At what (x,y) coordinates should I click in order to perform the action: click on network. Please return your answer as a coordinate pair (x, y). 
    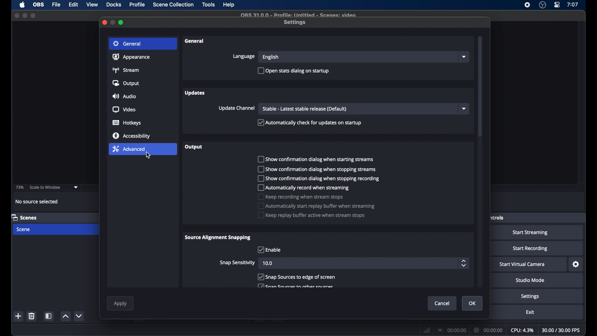
    Looking at the image, I should click on (427, 329).